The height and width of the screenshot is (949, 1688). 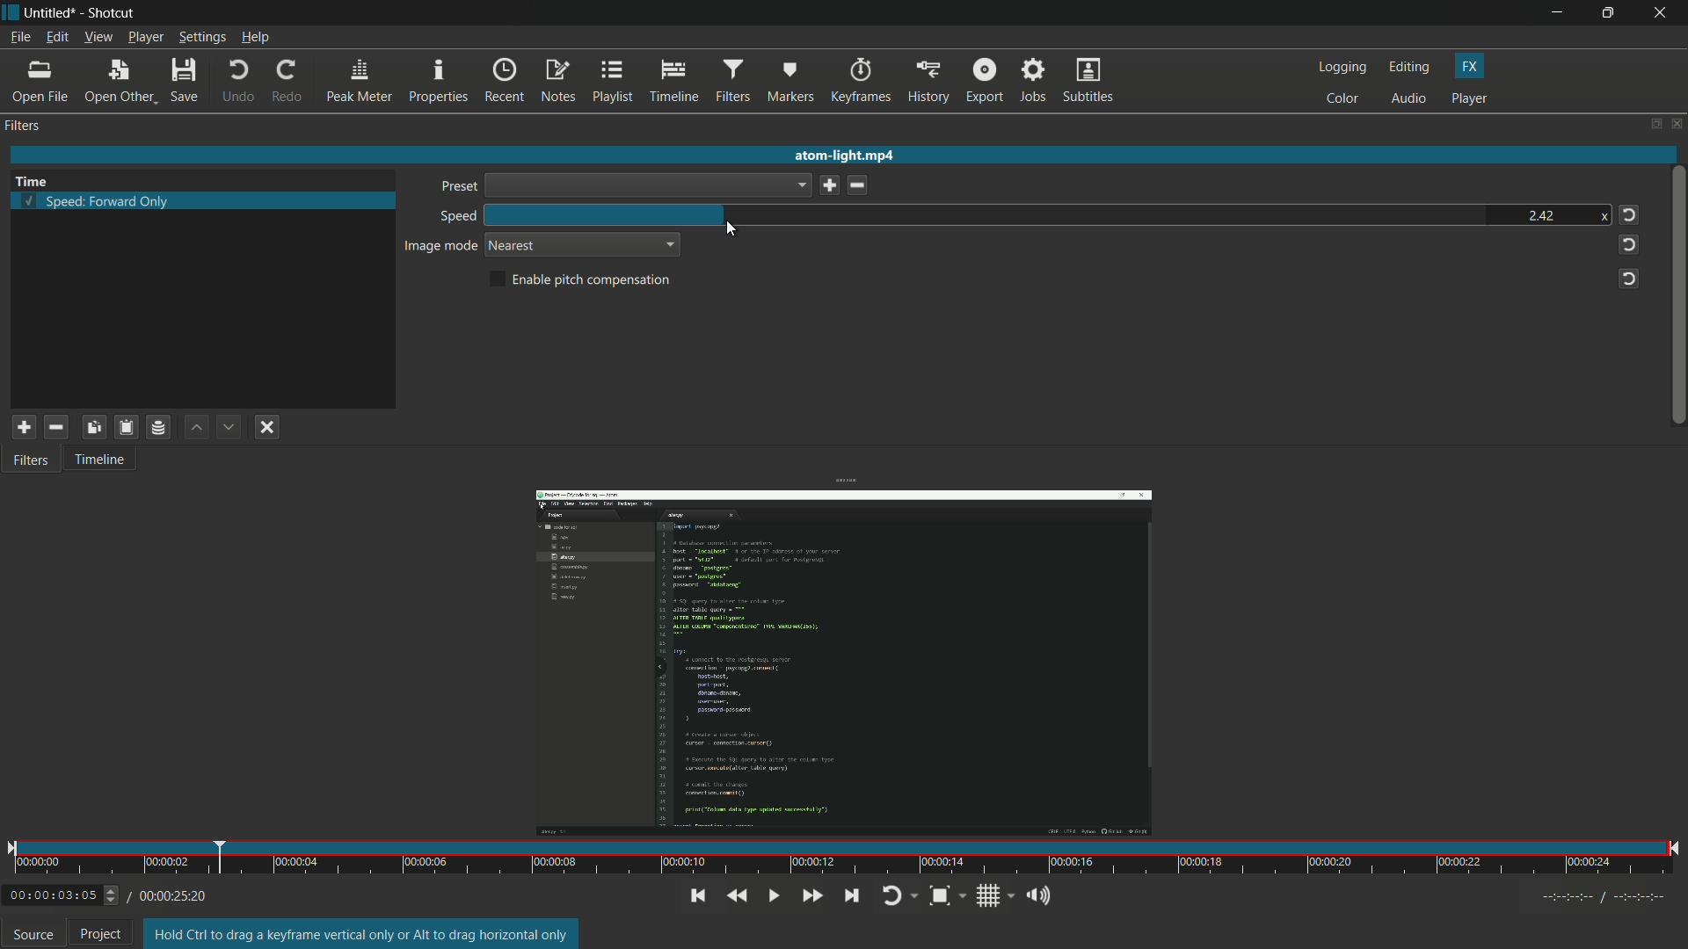 I want to click on peak meter, so click(x=357, y=82).